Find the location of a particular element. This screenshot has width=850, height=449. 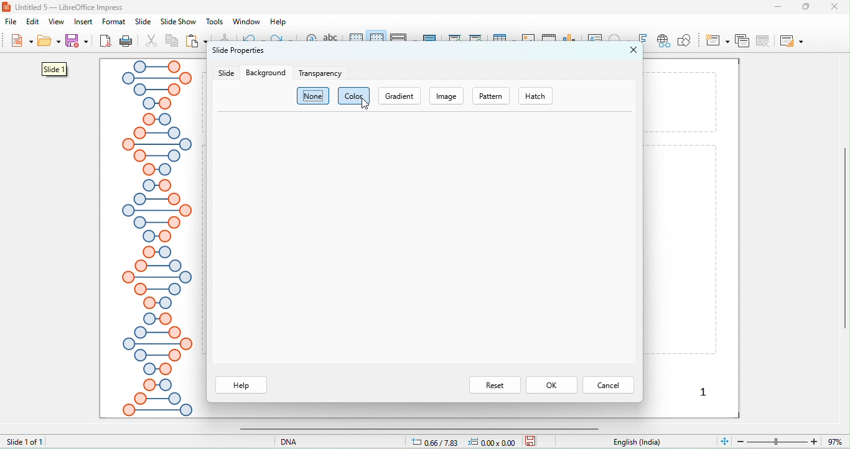

1 is located at coordinates (703, 394).